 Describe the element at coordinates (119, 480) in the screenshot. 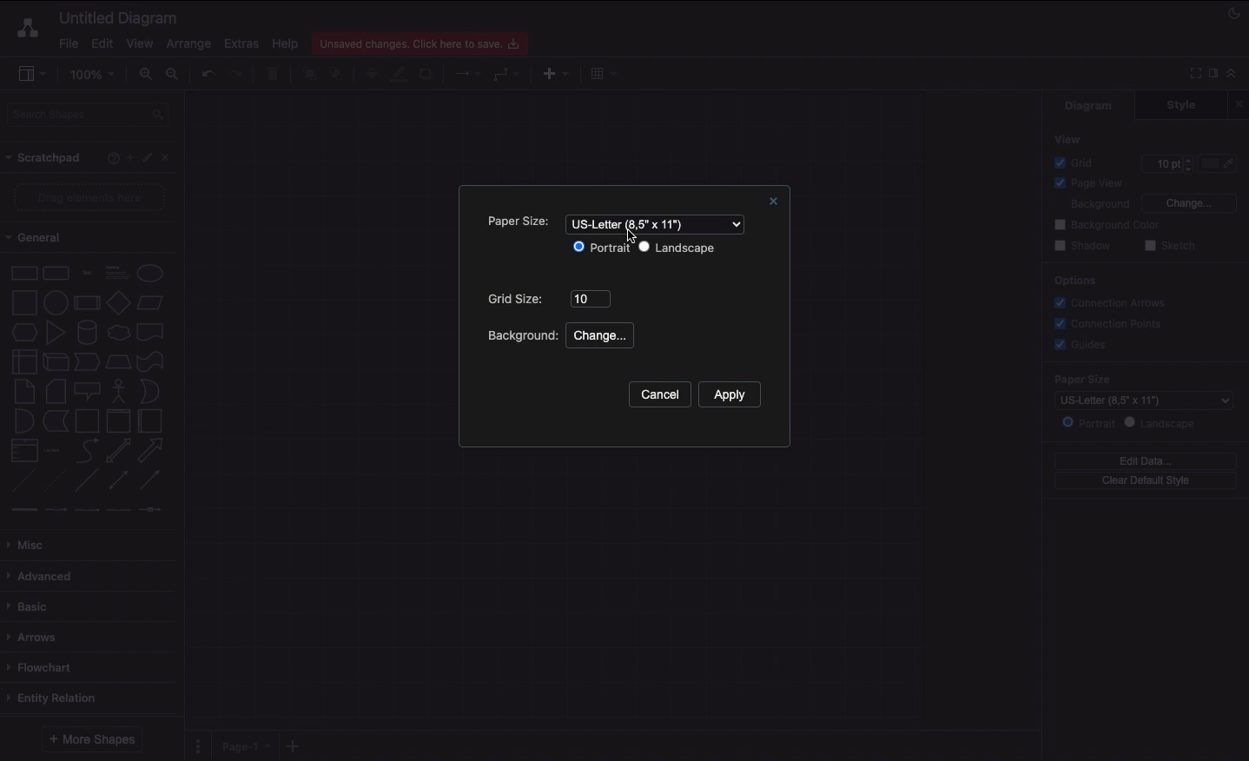

I see `Bidirectional connector` at that location.